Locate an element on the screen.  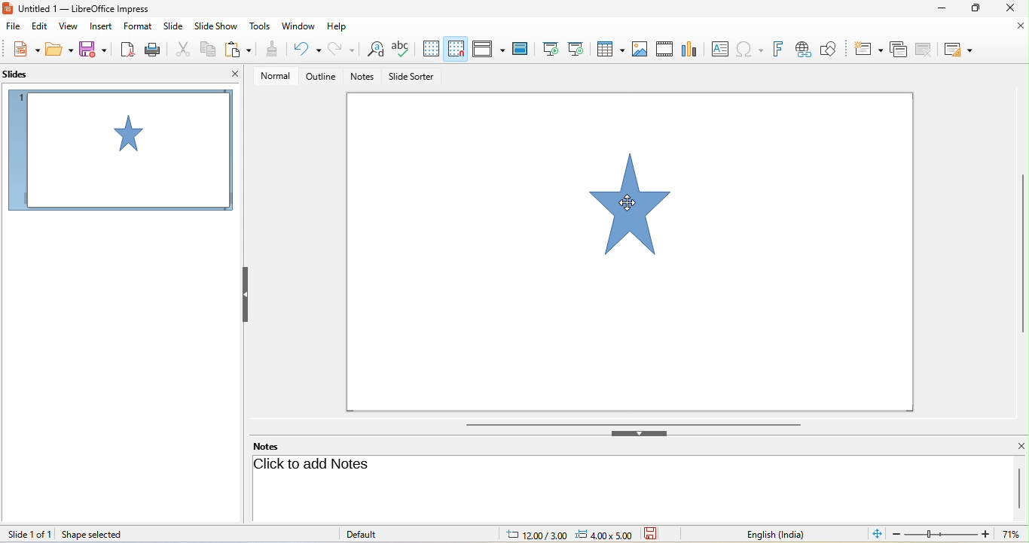
clone formatting is located at coordinates (271, 48).